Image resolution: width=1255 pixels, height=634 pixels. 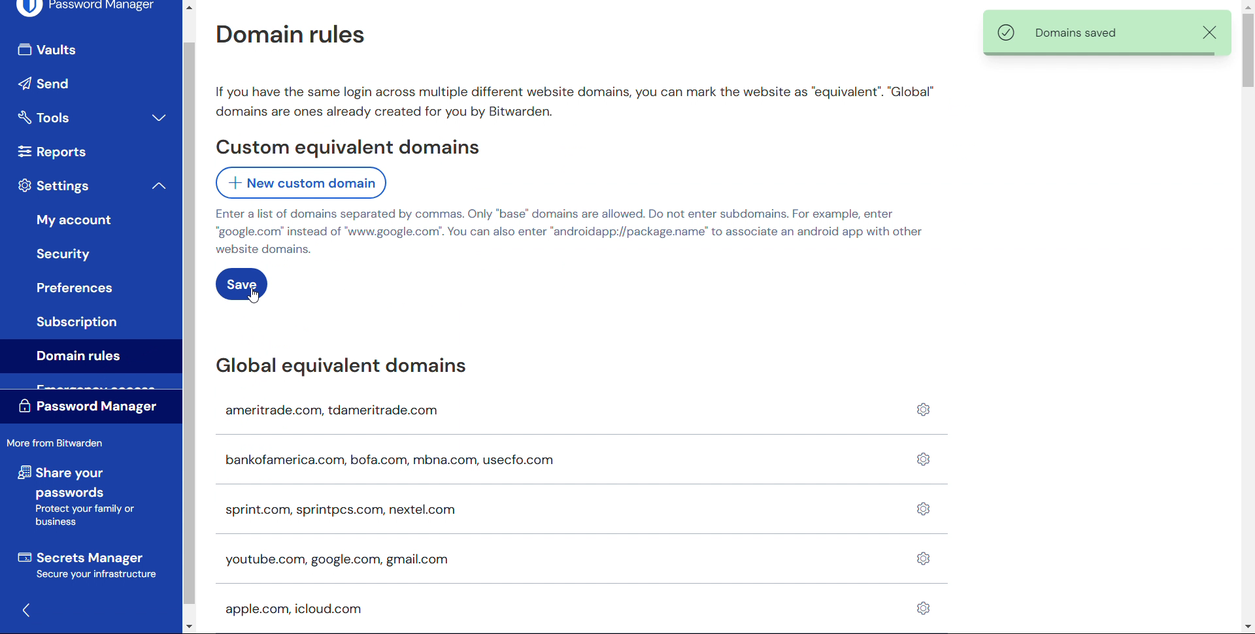 What do you see at coordinates (92, 407) in the screenshot?
I see `Password manager ` at bounding box center [92, 407].